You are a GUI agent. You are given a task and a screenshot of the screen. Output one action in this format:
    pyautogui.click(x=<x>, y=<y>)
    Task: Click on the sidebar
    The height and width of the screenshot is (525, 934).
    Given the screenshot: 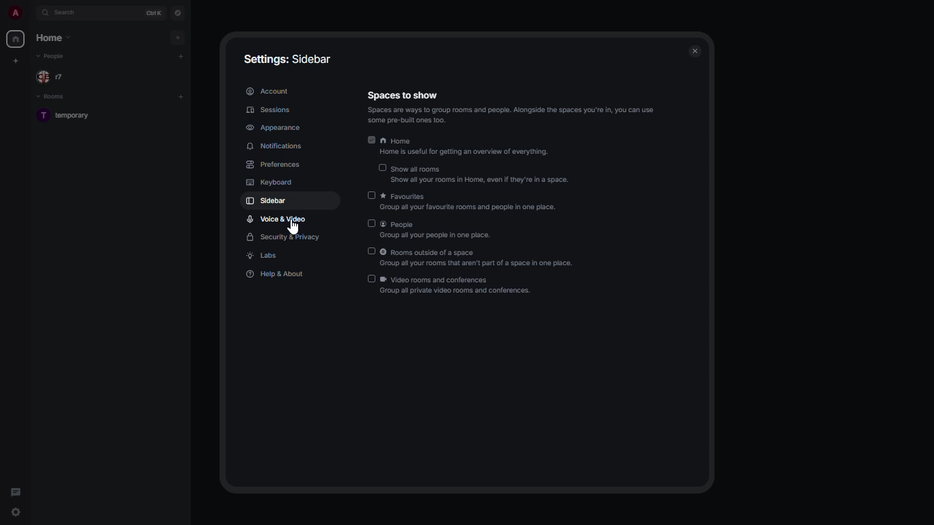 What is the action you would take?
    pyautogui.click(x=267, y=200)
    